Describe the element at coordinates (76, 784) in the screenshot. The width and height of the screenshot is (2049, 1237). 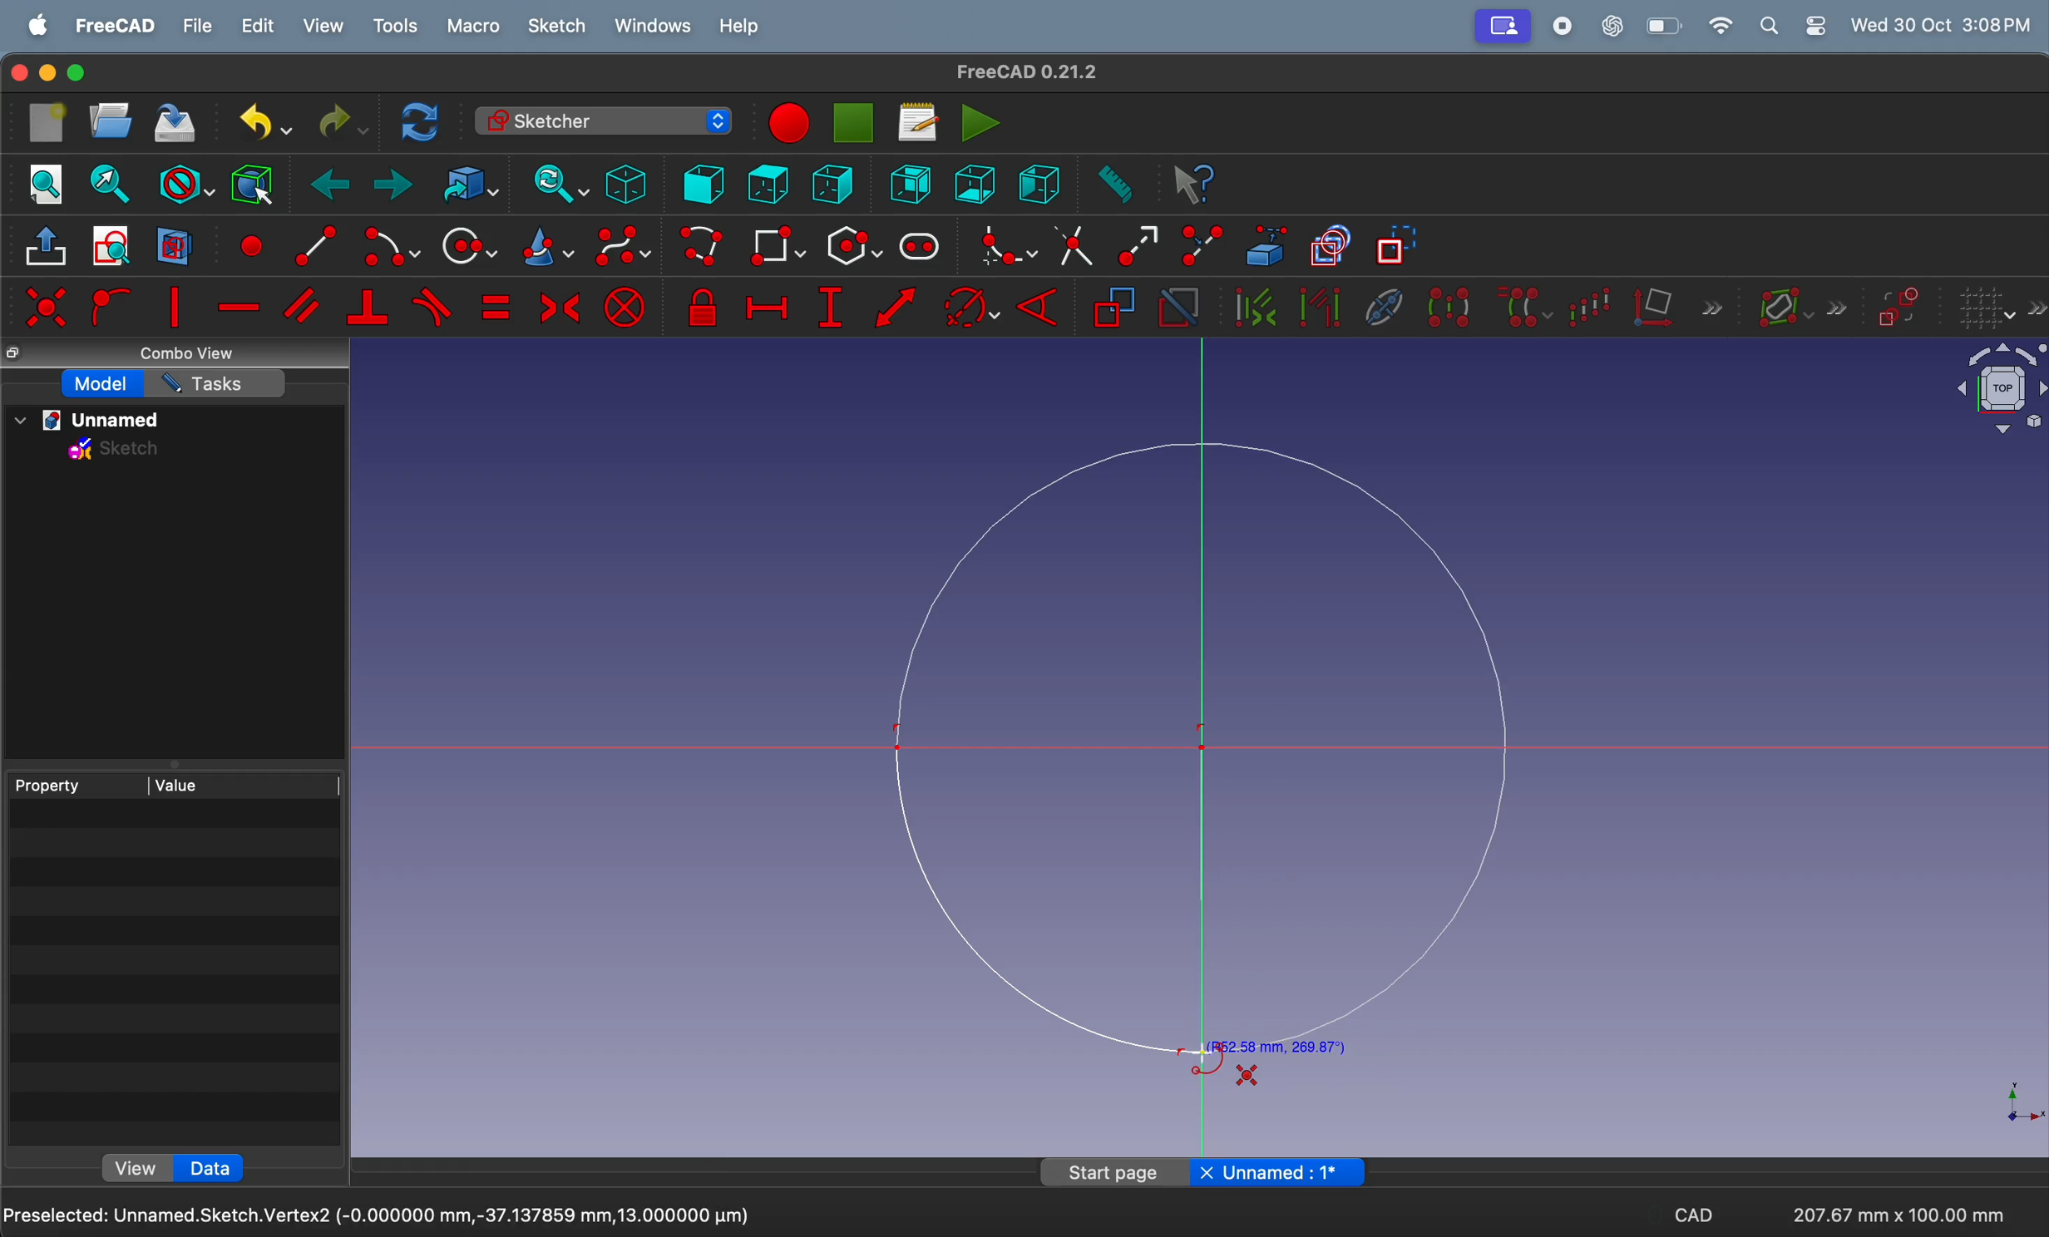
I see `property` at that location.